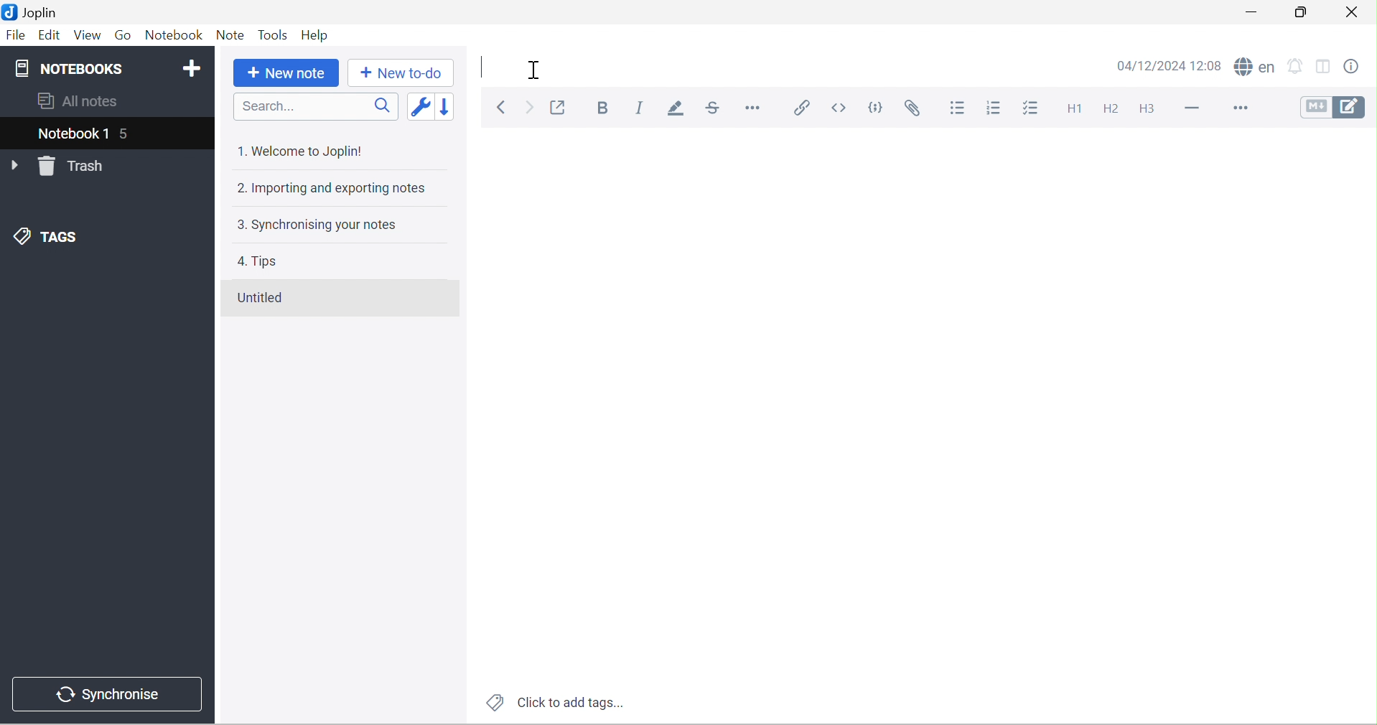  Describe the element at coordinates (176, 37) in the screenshot. I see `Notebook` at that location.